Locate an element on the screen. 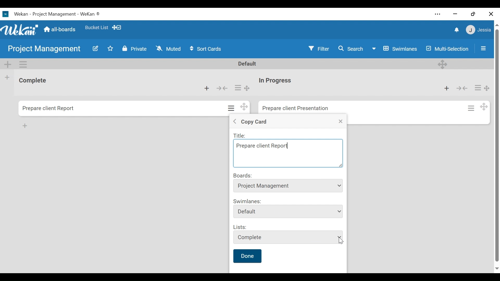 Image resolution: width=500 pixels, height=281 pixels. Sidebar is located at coordinates (486, 48).